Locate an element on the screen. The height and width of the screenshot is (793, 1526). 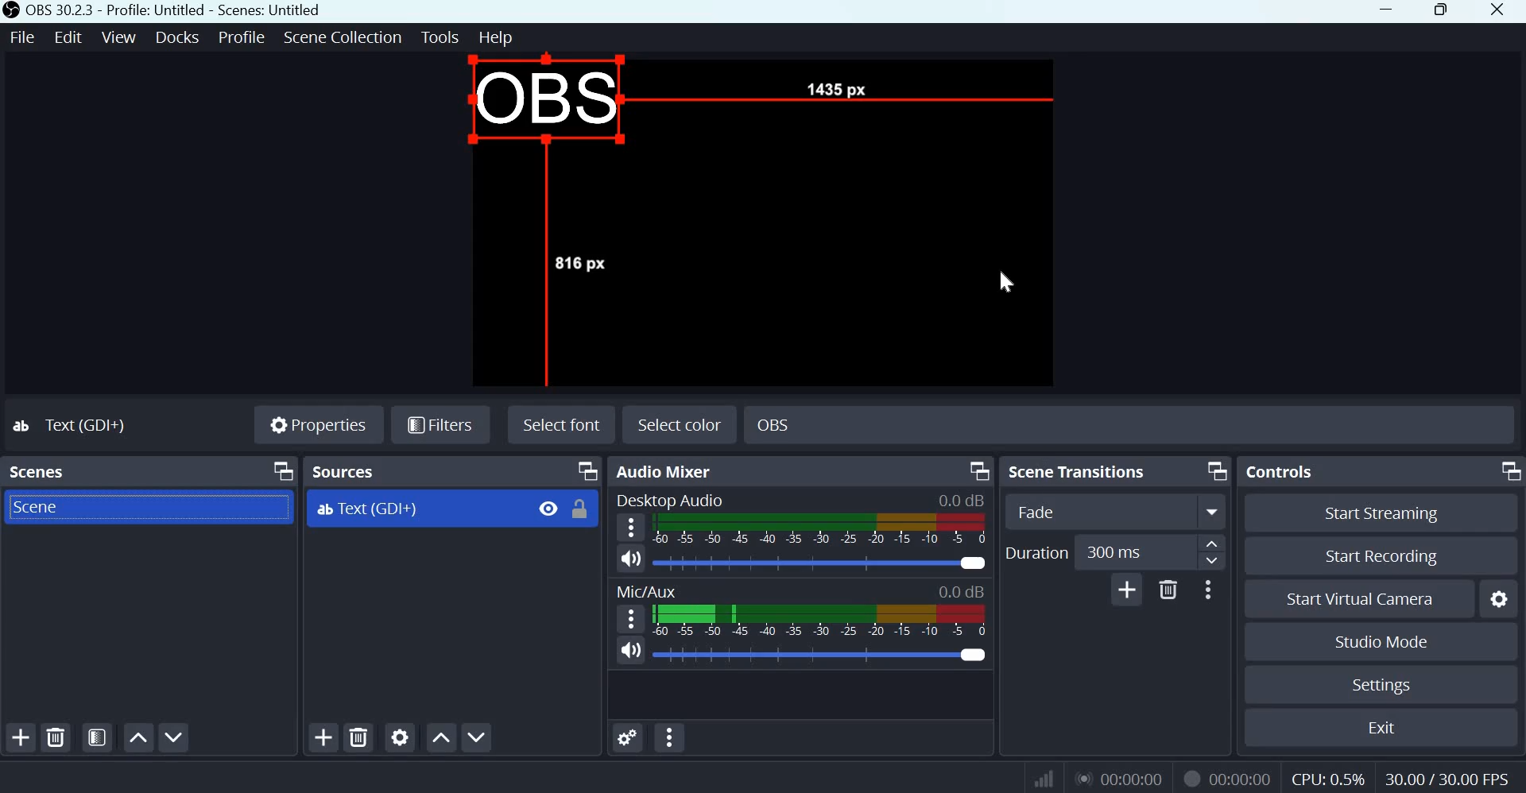
Speaker icon is located at coordinates (630, 651).